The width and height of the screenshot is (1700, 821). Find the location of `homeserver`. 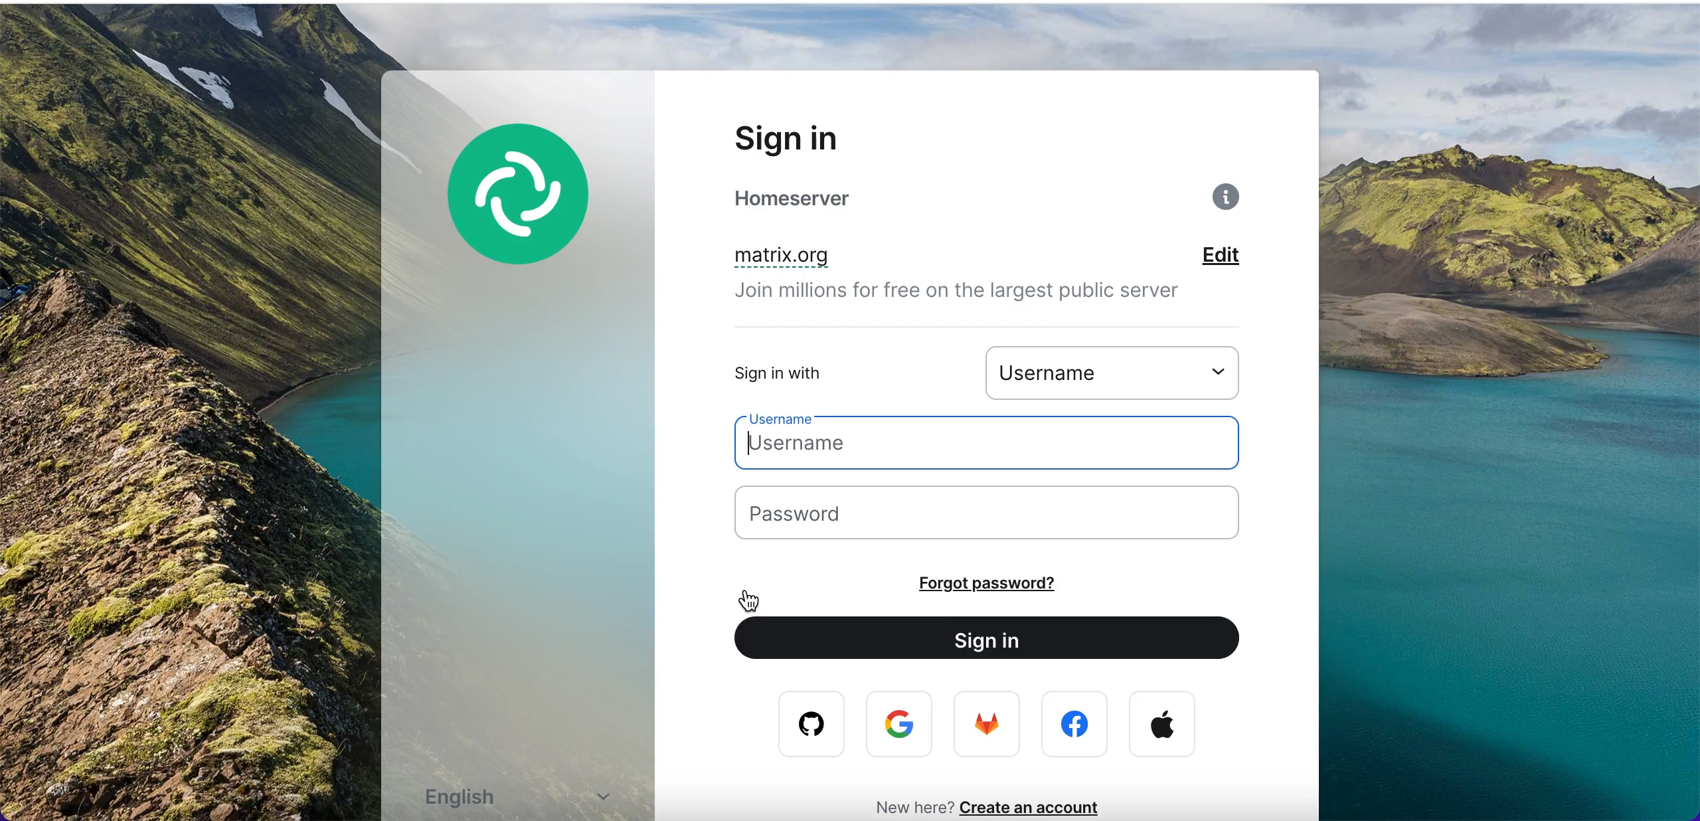

homeserver is located at coordinates (825, 199).